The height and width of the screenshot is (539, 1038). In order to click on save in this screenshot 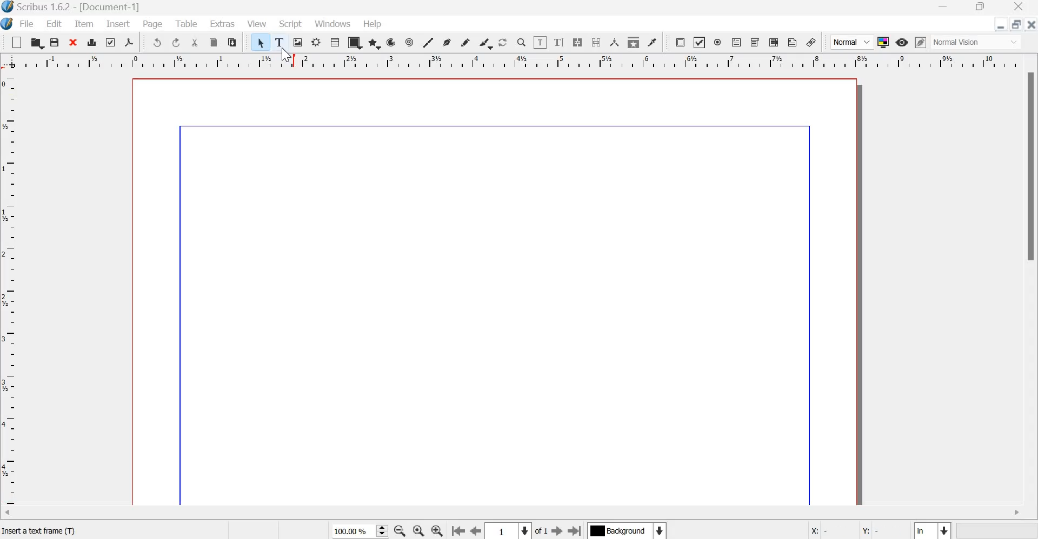, I will do `click(55, 42)`.